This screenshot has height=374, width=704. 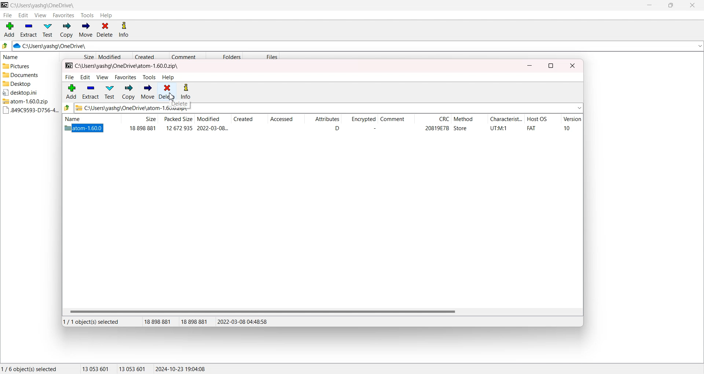 I want to click on Favorites, so click(x=64, y=15).